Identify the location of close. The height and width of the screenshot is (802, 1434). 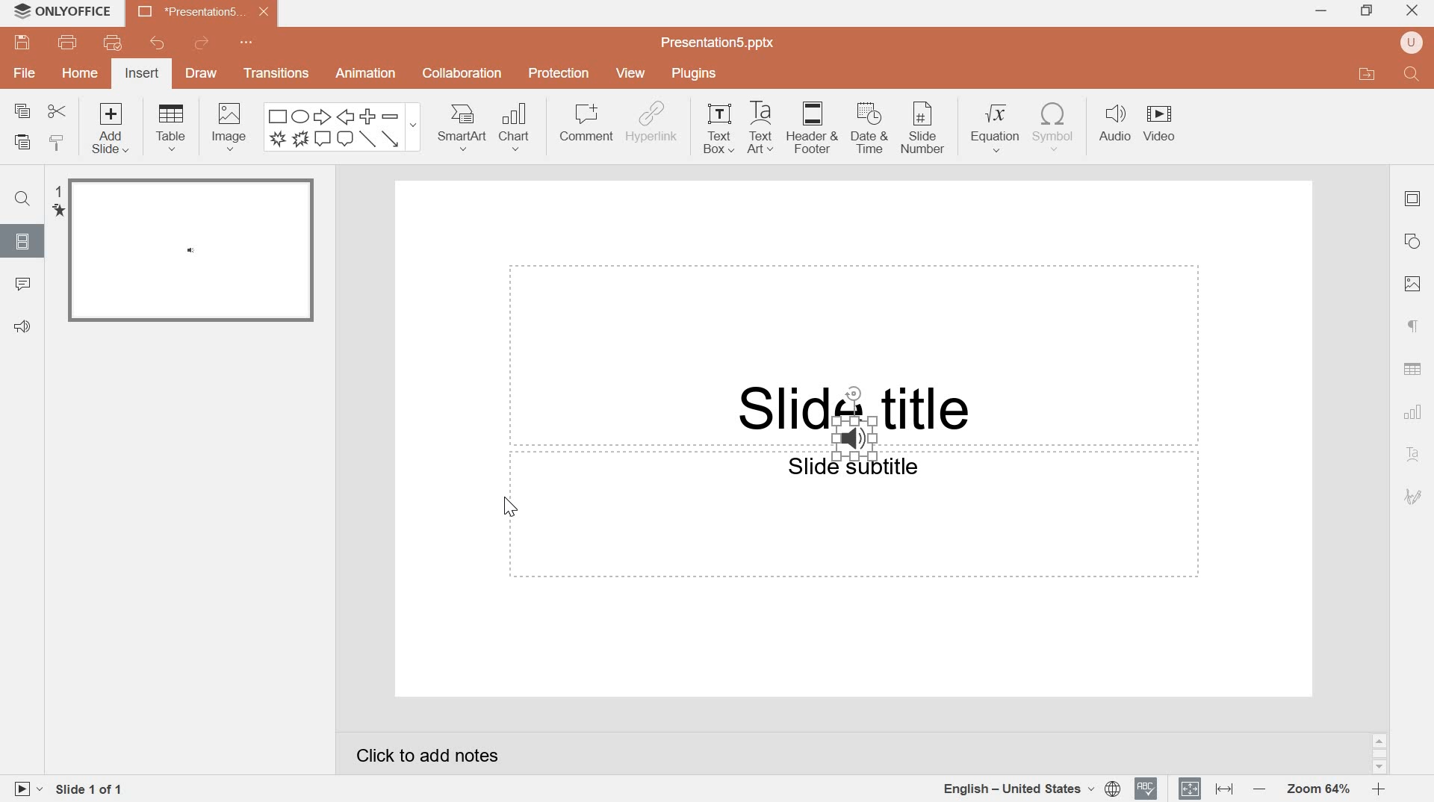
(1412, 9).